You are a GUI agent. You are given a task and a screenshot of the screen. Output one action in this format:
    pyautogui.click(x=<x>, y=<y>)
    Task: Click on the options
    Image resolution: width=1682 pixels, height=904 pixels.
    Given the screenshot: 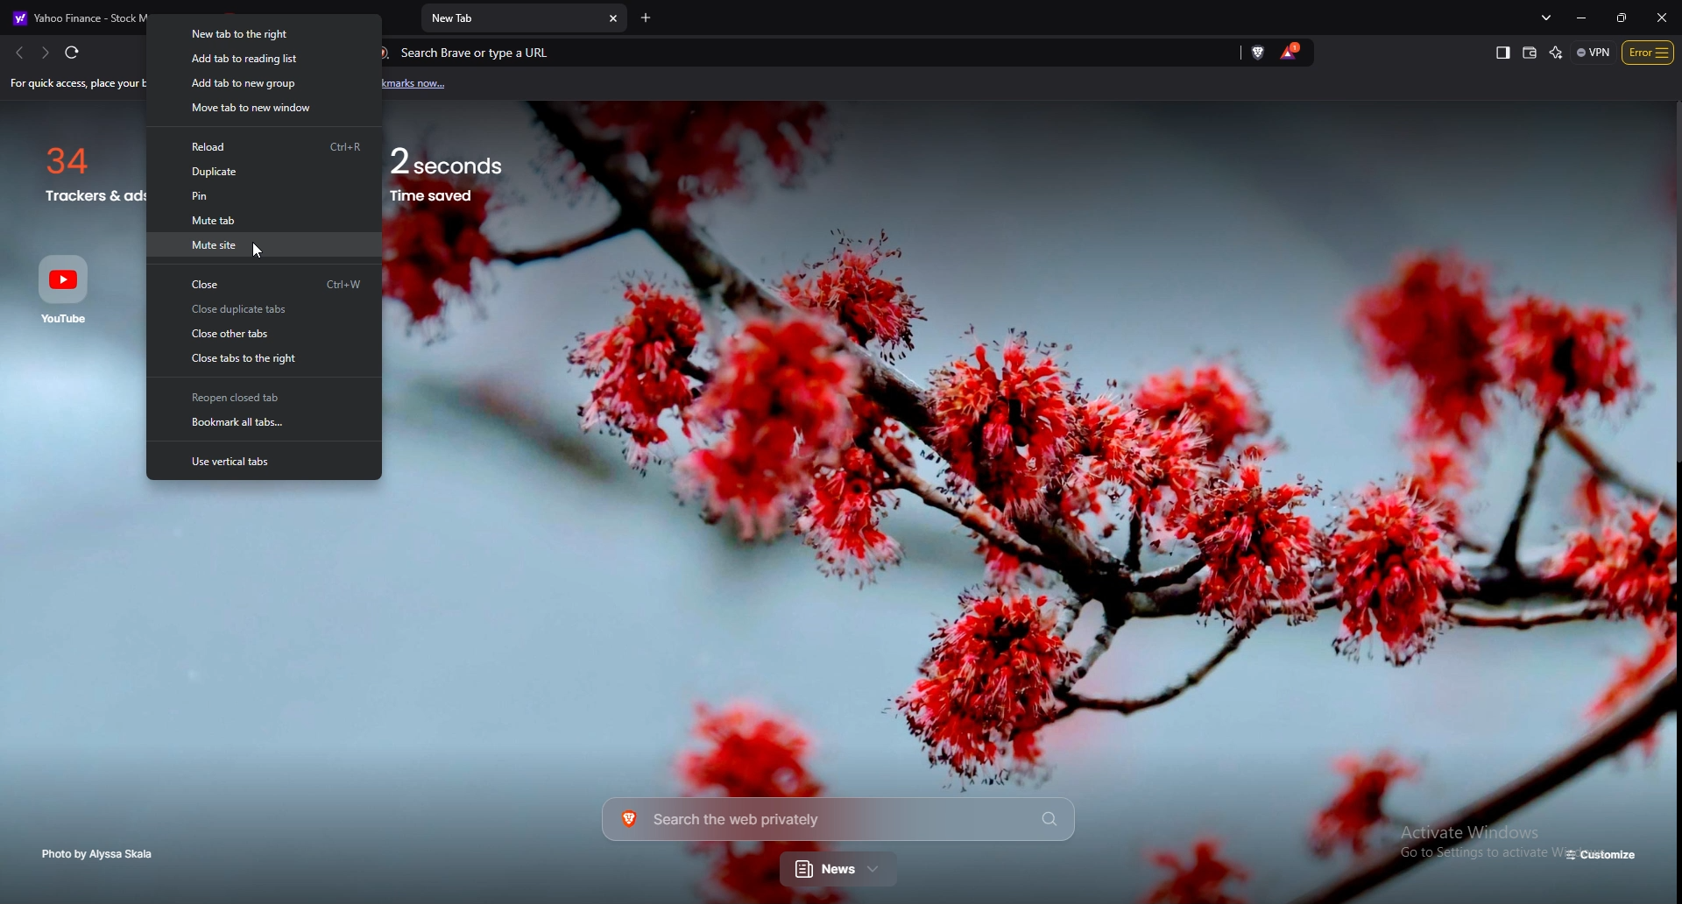 What is the action you would take?
    pyautogui.click(x=1649, y=52)
    